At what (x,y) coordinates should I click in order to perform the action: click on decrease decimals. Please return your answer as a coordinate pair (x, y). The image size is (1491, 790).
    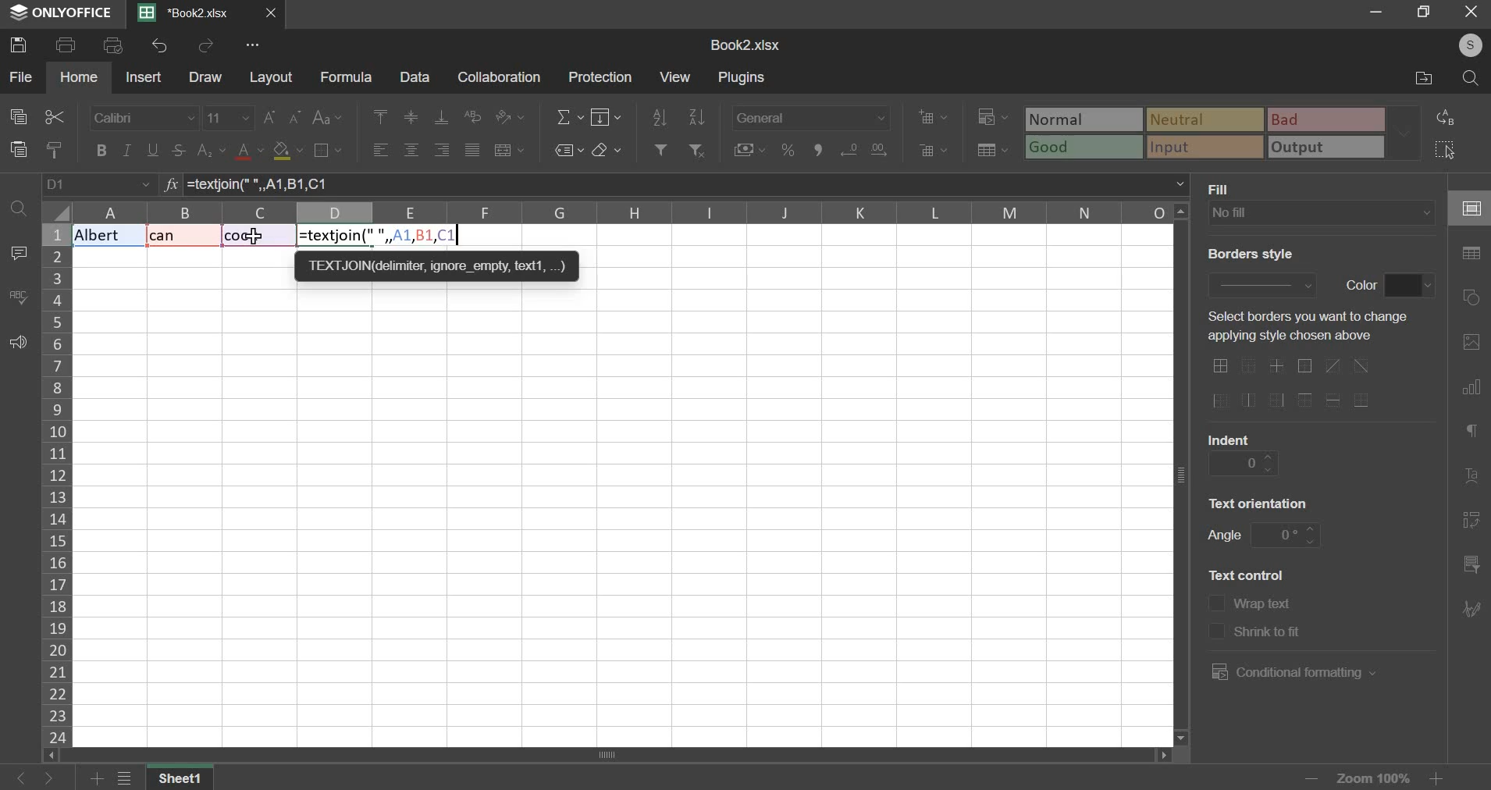
    Looking at the image, I should click on (879, 147).